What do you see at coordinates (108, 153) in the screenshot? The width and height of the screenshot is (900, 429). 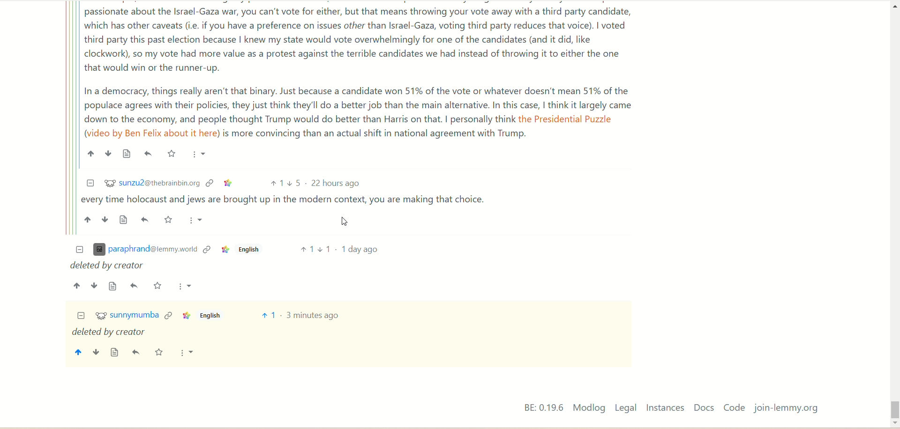 I see `Downvote` at bounding box center [108, 153].